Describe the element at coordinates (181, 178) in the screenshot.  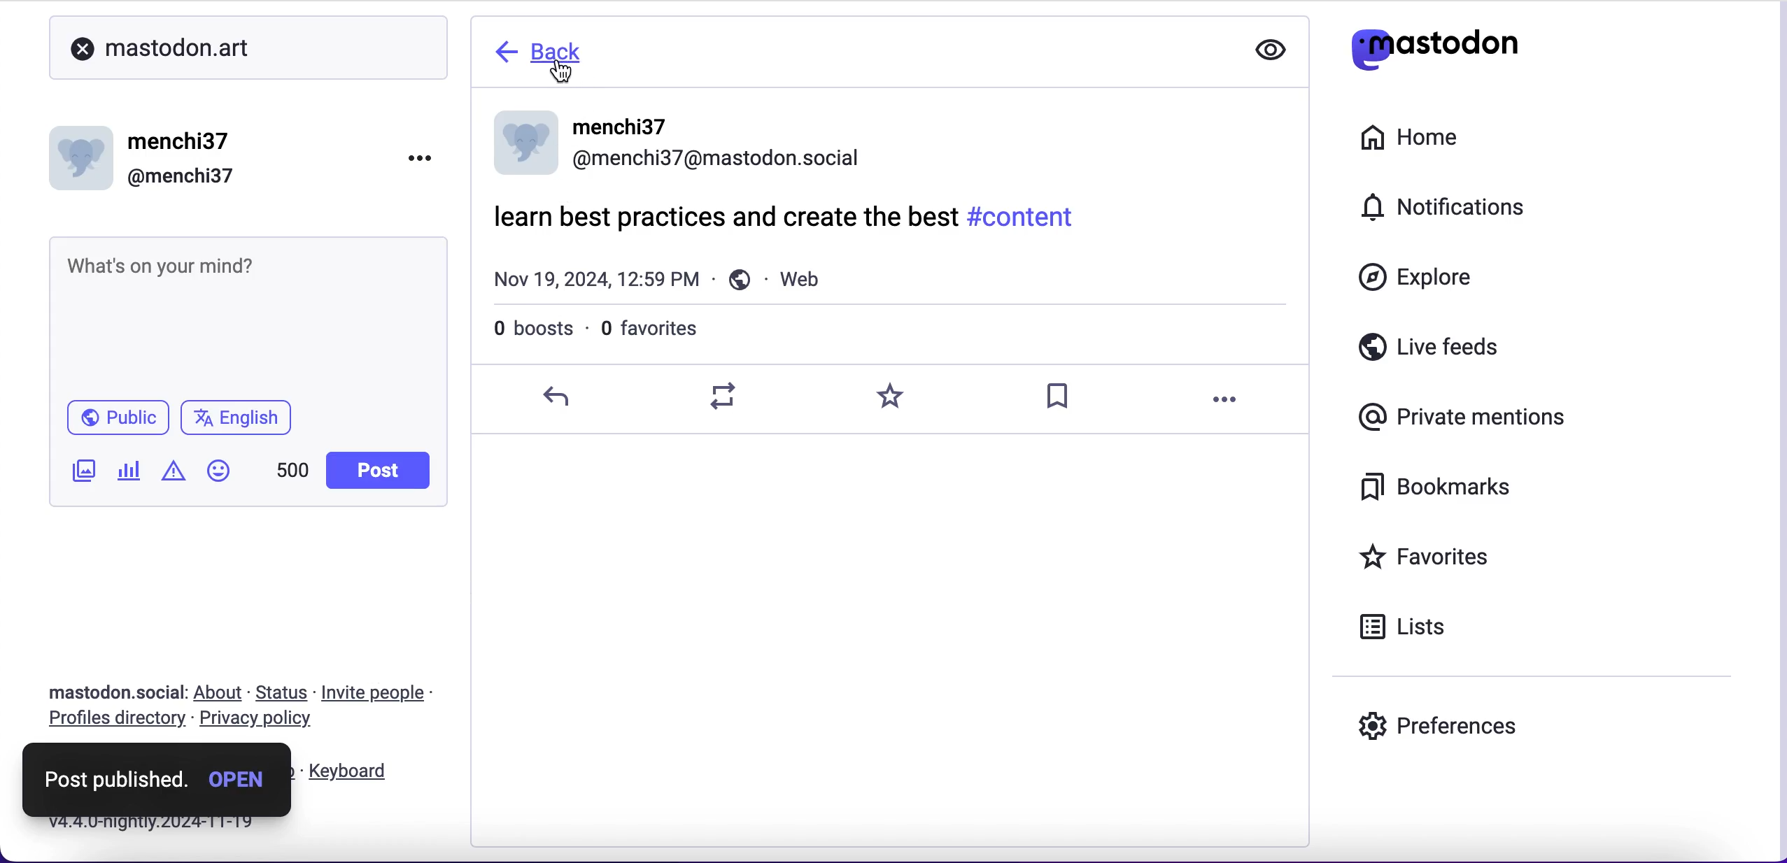
I see `@menchi37` at that location.